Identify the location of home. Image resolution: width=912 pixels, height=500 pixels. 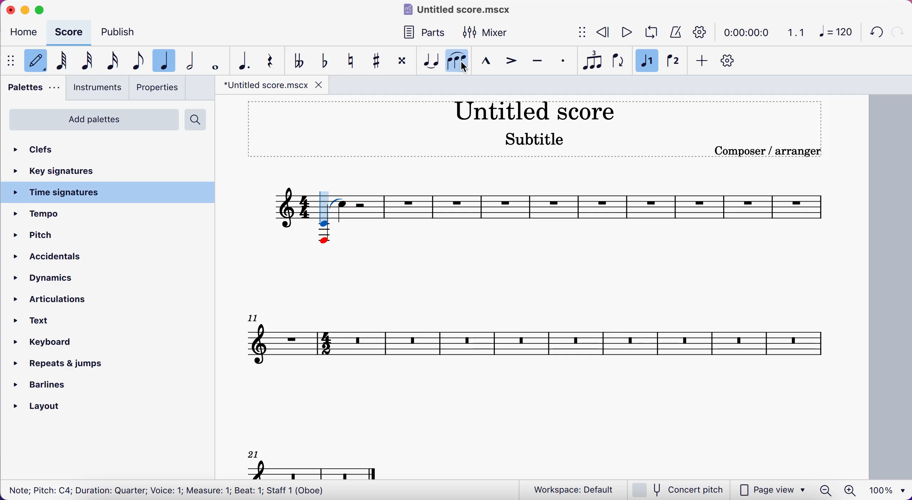
(26, 34).